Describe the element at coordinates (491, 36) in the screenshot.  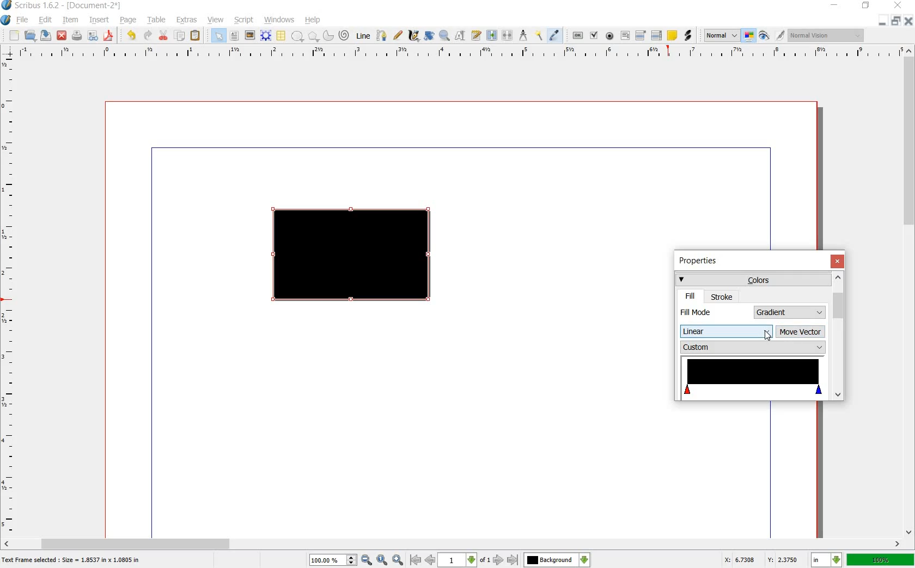
I see `link text frame` at that location.